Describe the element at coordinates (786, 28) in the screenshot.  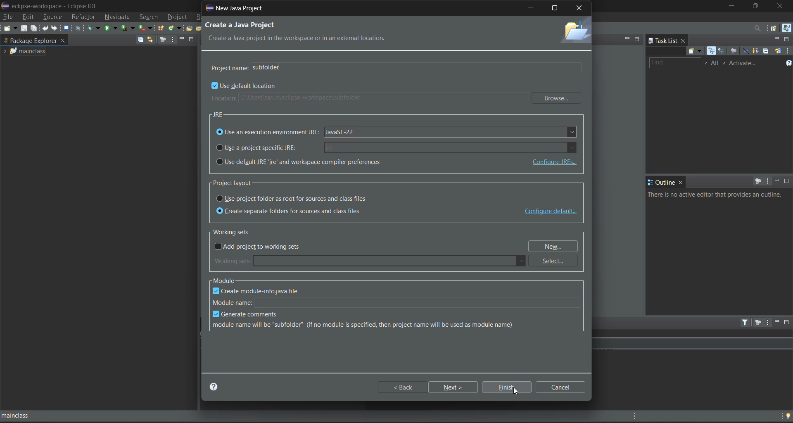
I see `java` at that location.